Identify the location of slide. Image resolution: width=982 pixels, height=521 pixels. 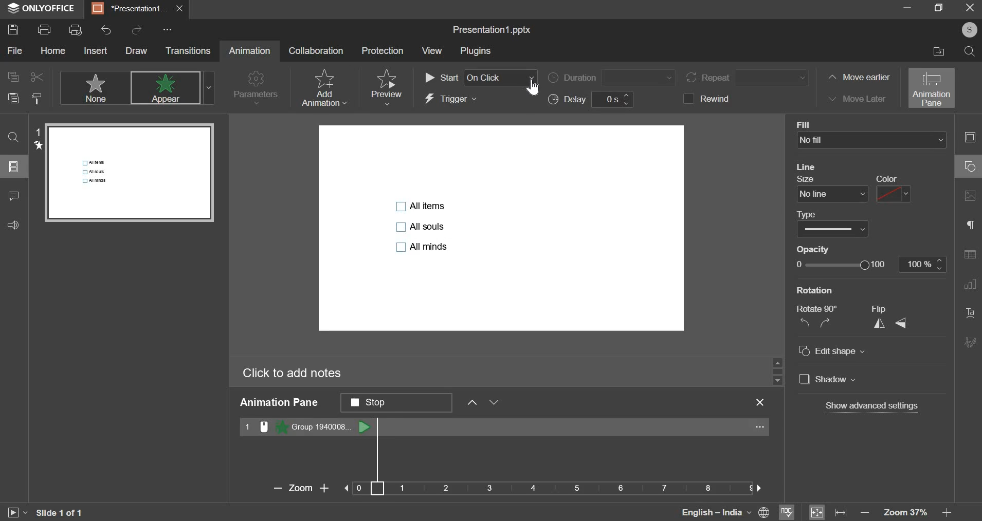
(15, 166).